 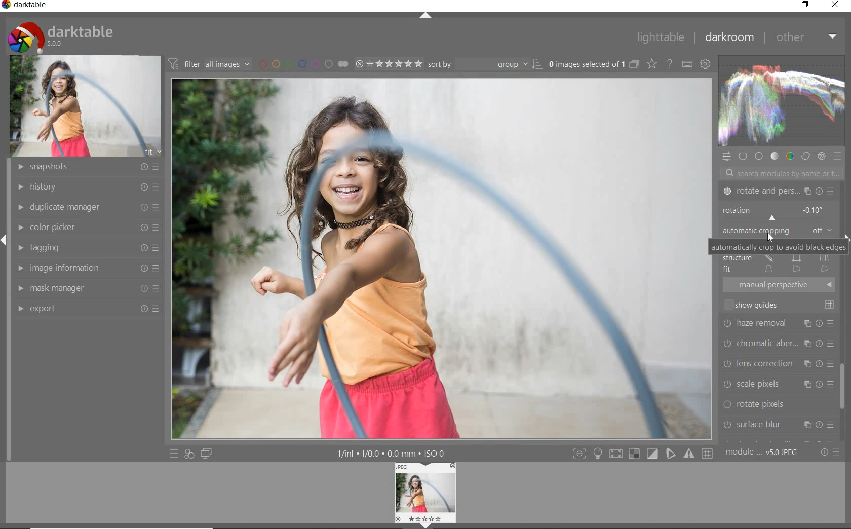 What do you see at coordinates (653, 65) in the screenshot?
I see `change type of overlay` at bounding box center [653, 65].